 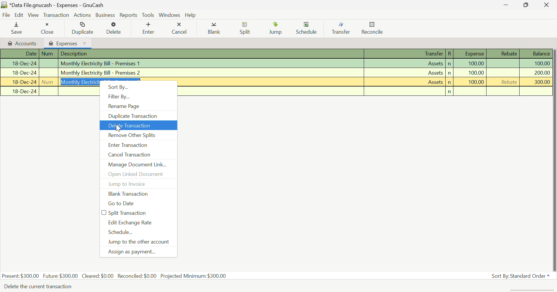 What do you see at coordinates (139, 213) in the screenshot?
I see `Split Transaction` at bounding box center [139, 213].